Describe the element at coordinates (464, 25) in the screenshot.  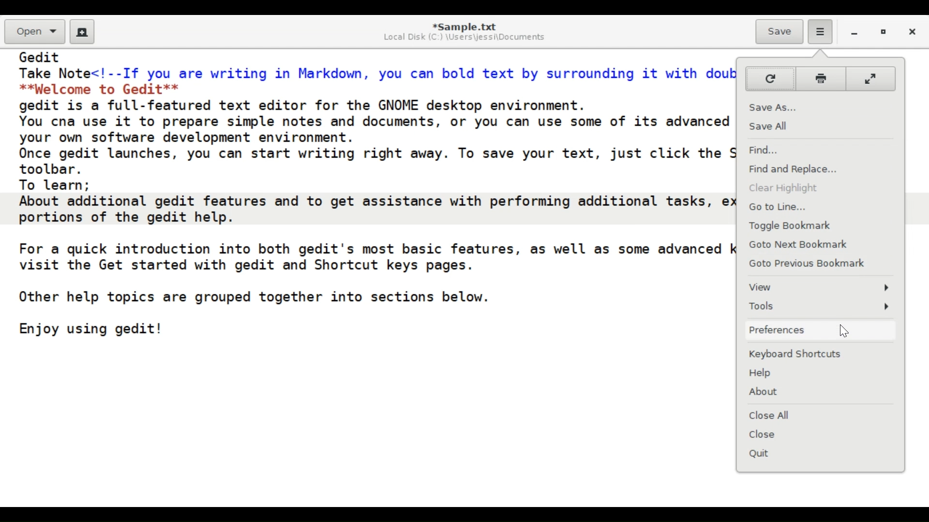
I see `*Sample.txt` at that location.